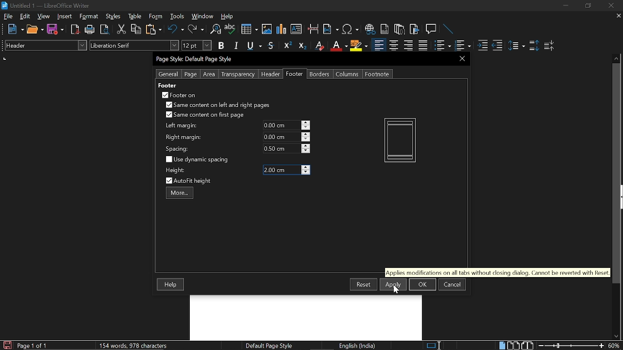 The image size is (623, 350). I want to click on Footnote, so click(377, 74).